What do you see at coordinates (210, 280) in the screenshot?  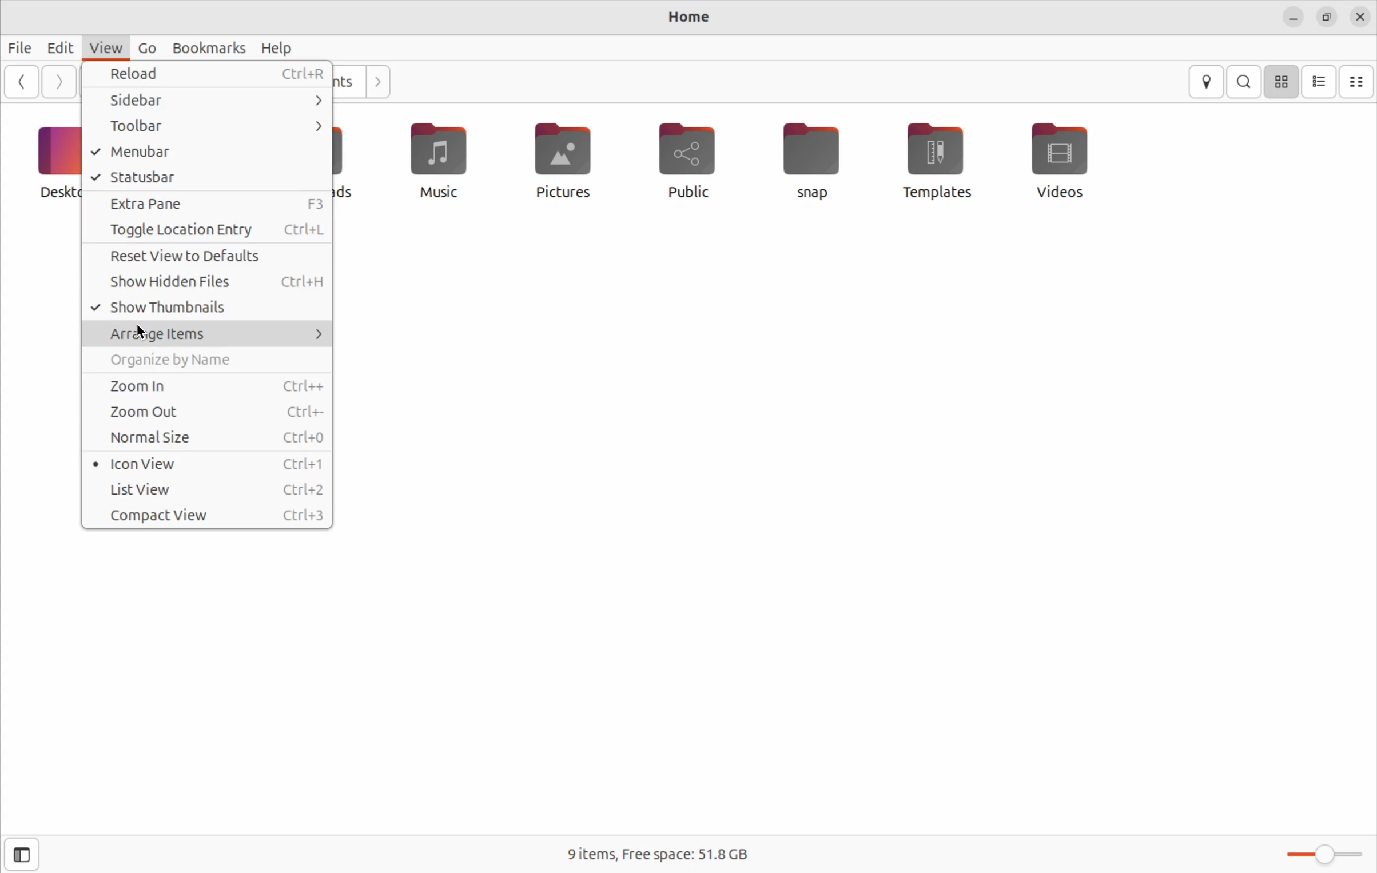 I see `show hidden files` at bounding box center [210, 280].